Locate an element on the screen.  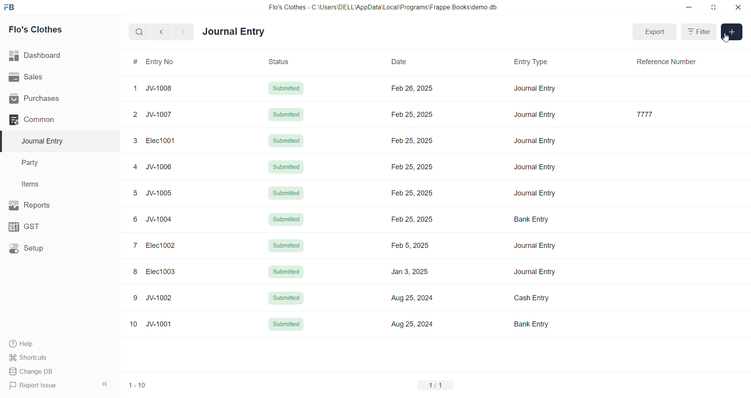
search is located at coordinates (138, 33).